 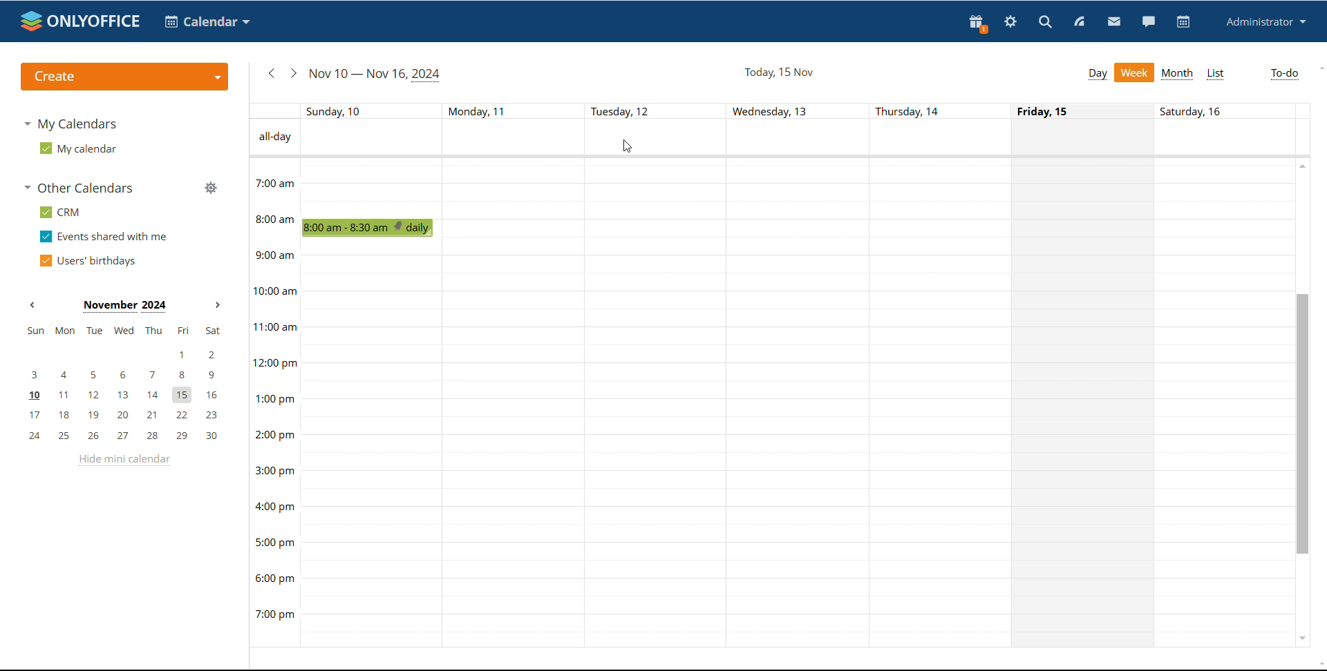 I want to click on present, so click(x=978, y=24).